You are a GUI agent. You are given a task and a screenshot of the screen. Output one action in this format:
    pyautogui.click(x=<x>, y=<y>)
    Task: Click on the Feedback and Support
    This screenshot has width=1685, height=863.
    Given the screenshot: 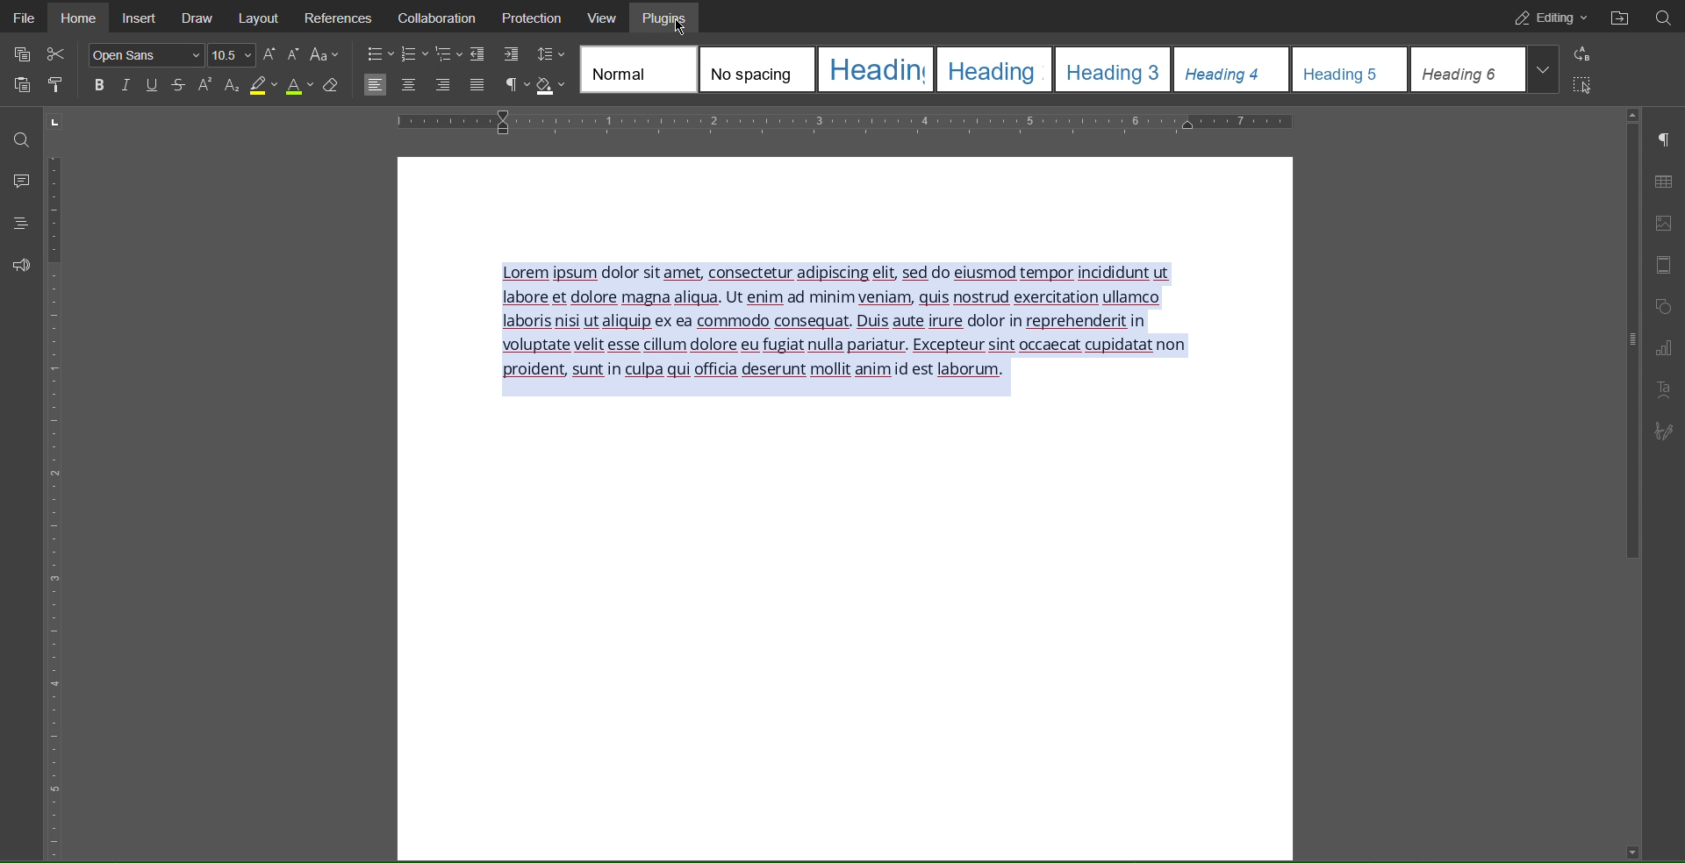 What is the action you would take?
    pyautogui.click(x=16, y=265)
    